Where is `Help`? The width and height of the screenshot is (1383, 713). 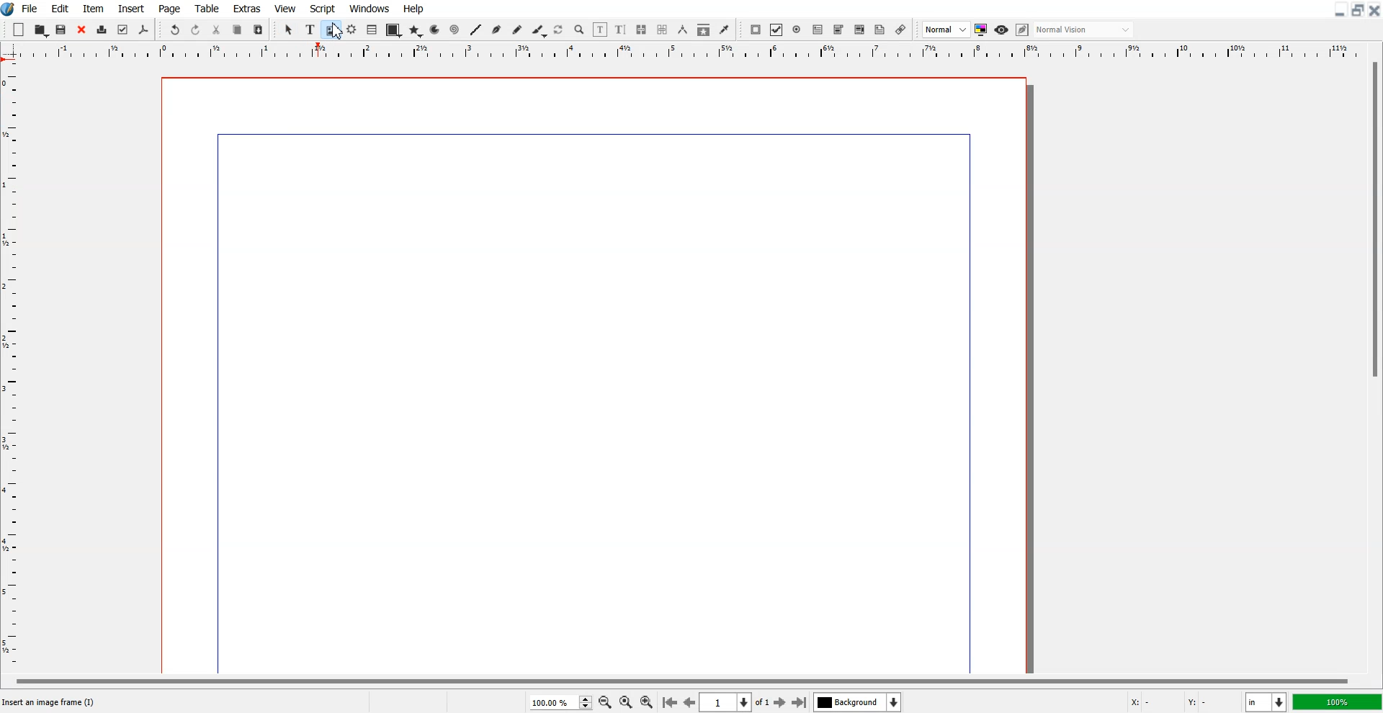
Help is located at coordinates (414, 9).